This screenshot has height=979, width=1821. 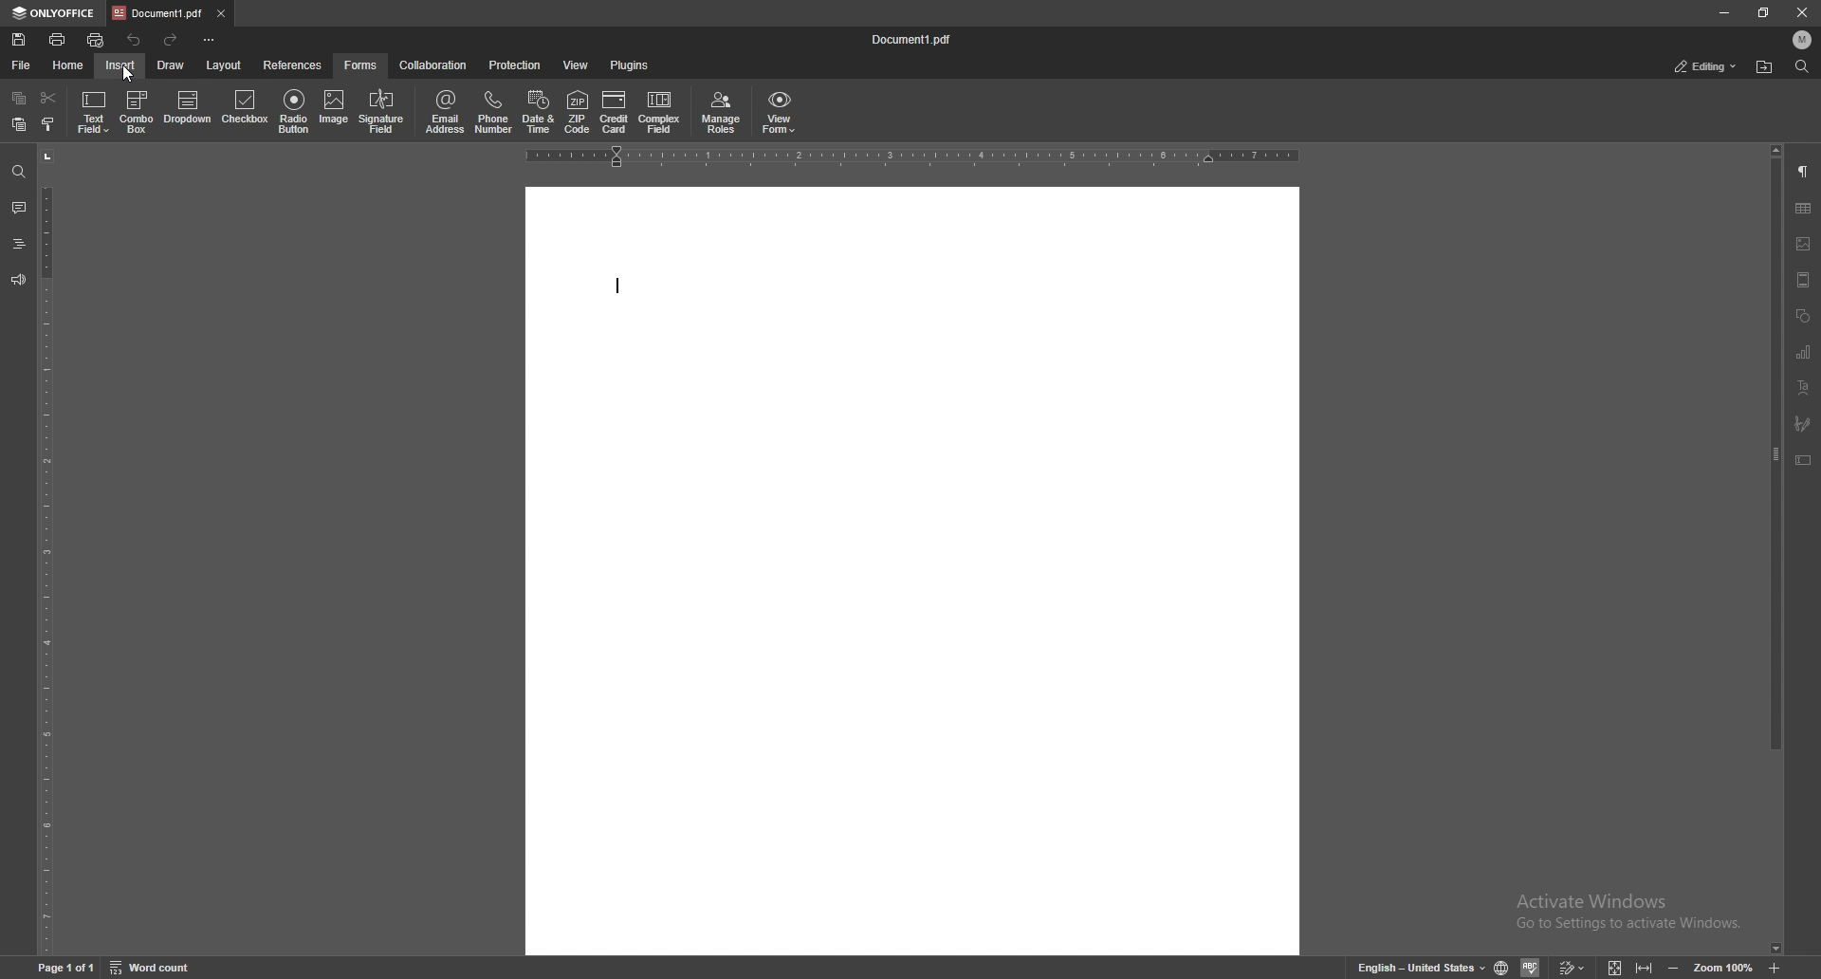 I want to click on redo, so click(x=171, y=42).